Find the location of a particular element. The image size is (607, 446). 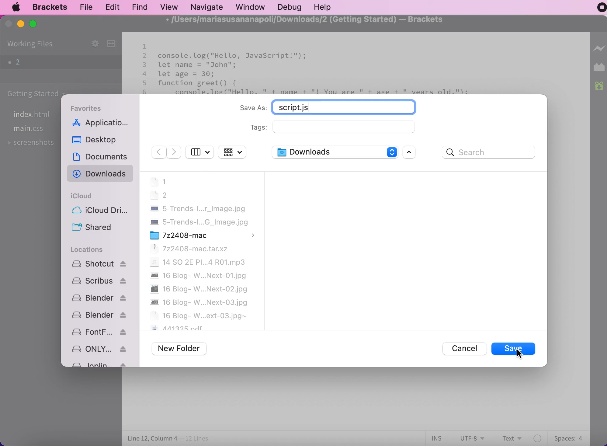

line 12, column 4 - 12 lines is located at coordinates (169, 439).